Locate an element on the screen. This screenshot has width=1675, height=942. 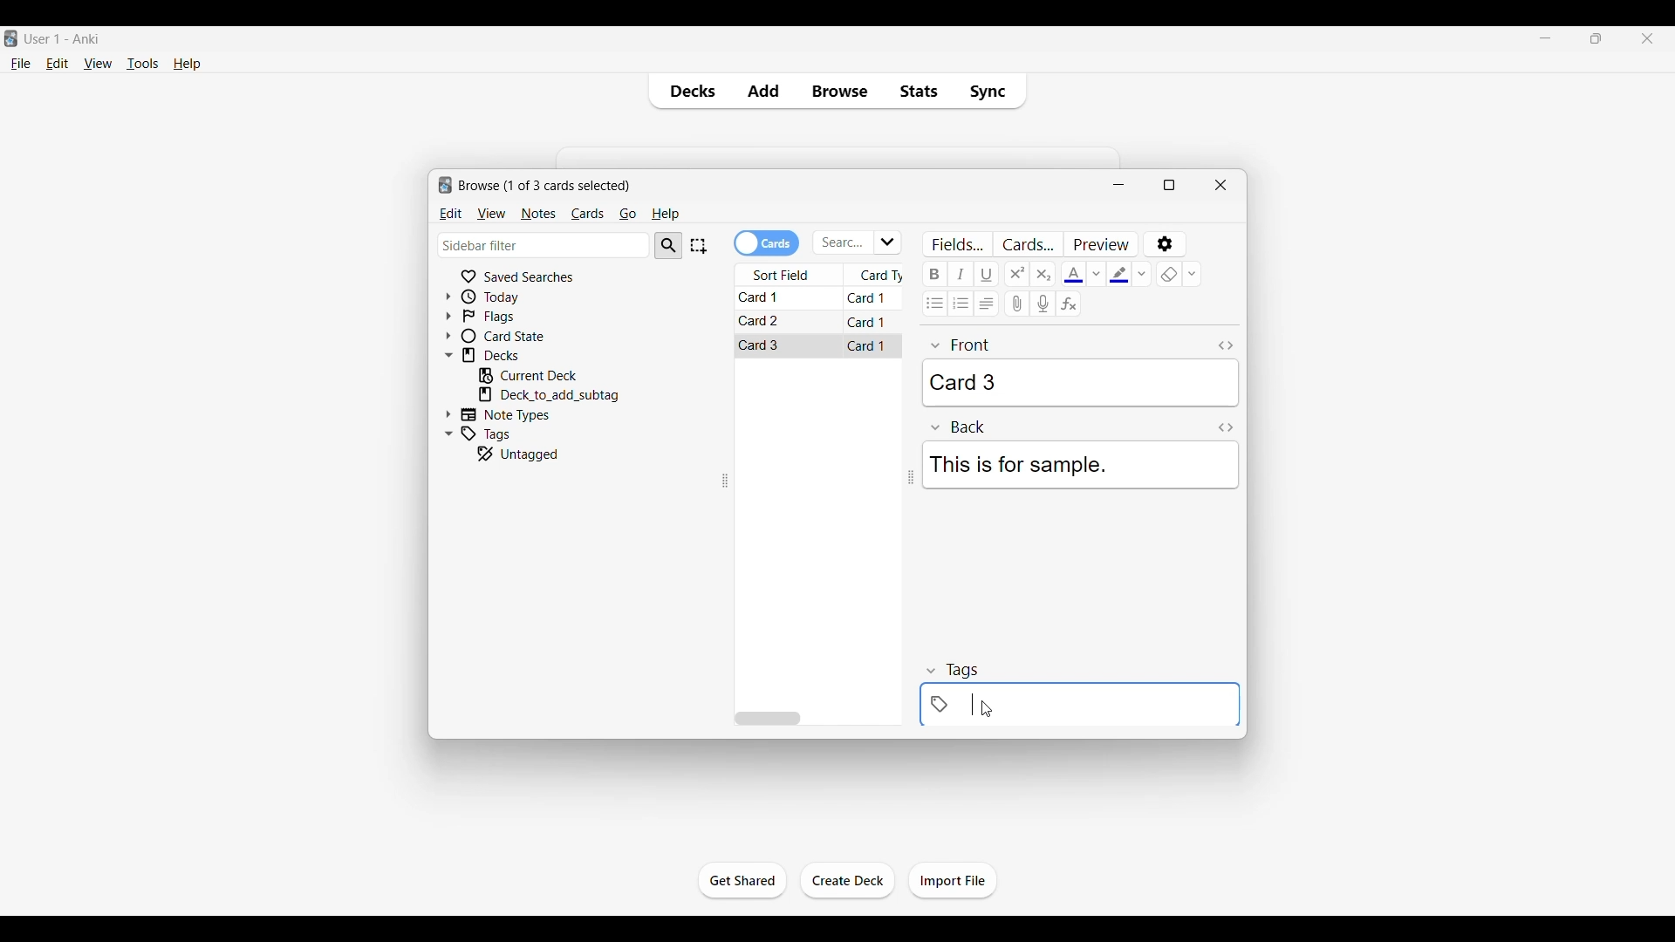
Record audio is located at coordinates (1043, 304).